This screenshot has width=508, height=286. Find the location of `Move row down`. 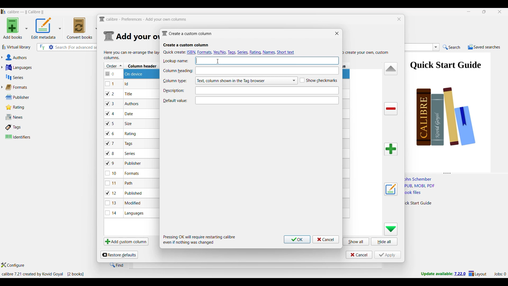

Move row down is located at coordinates (391, 229).